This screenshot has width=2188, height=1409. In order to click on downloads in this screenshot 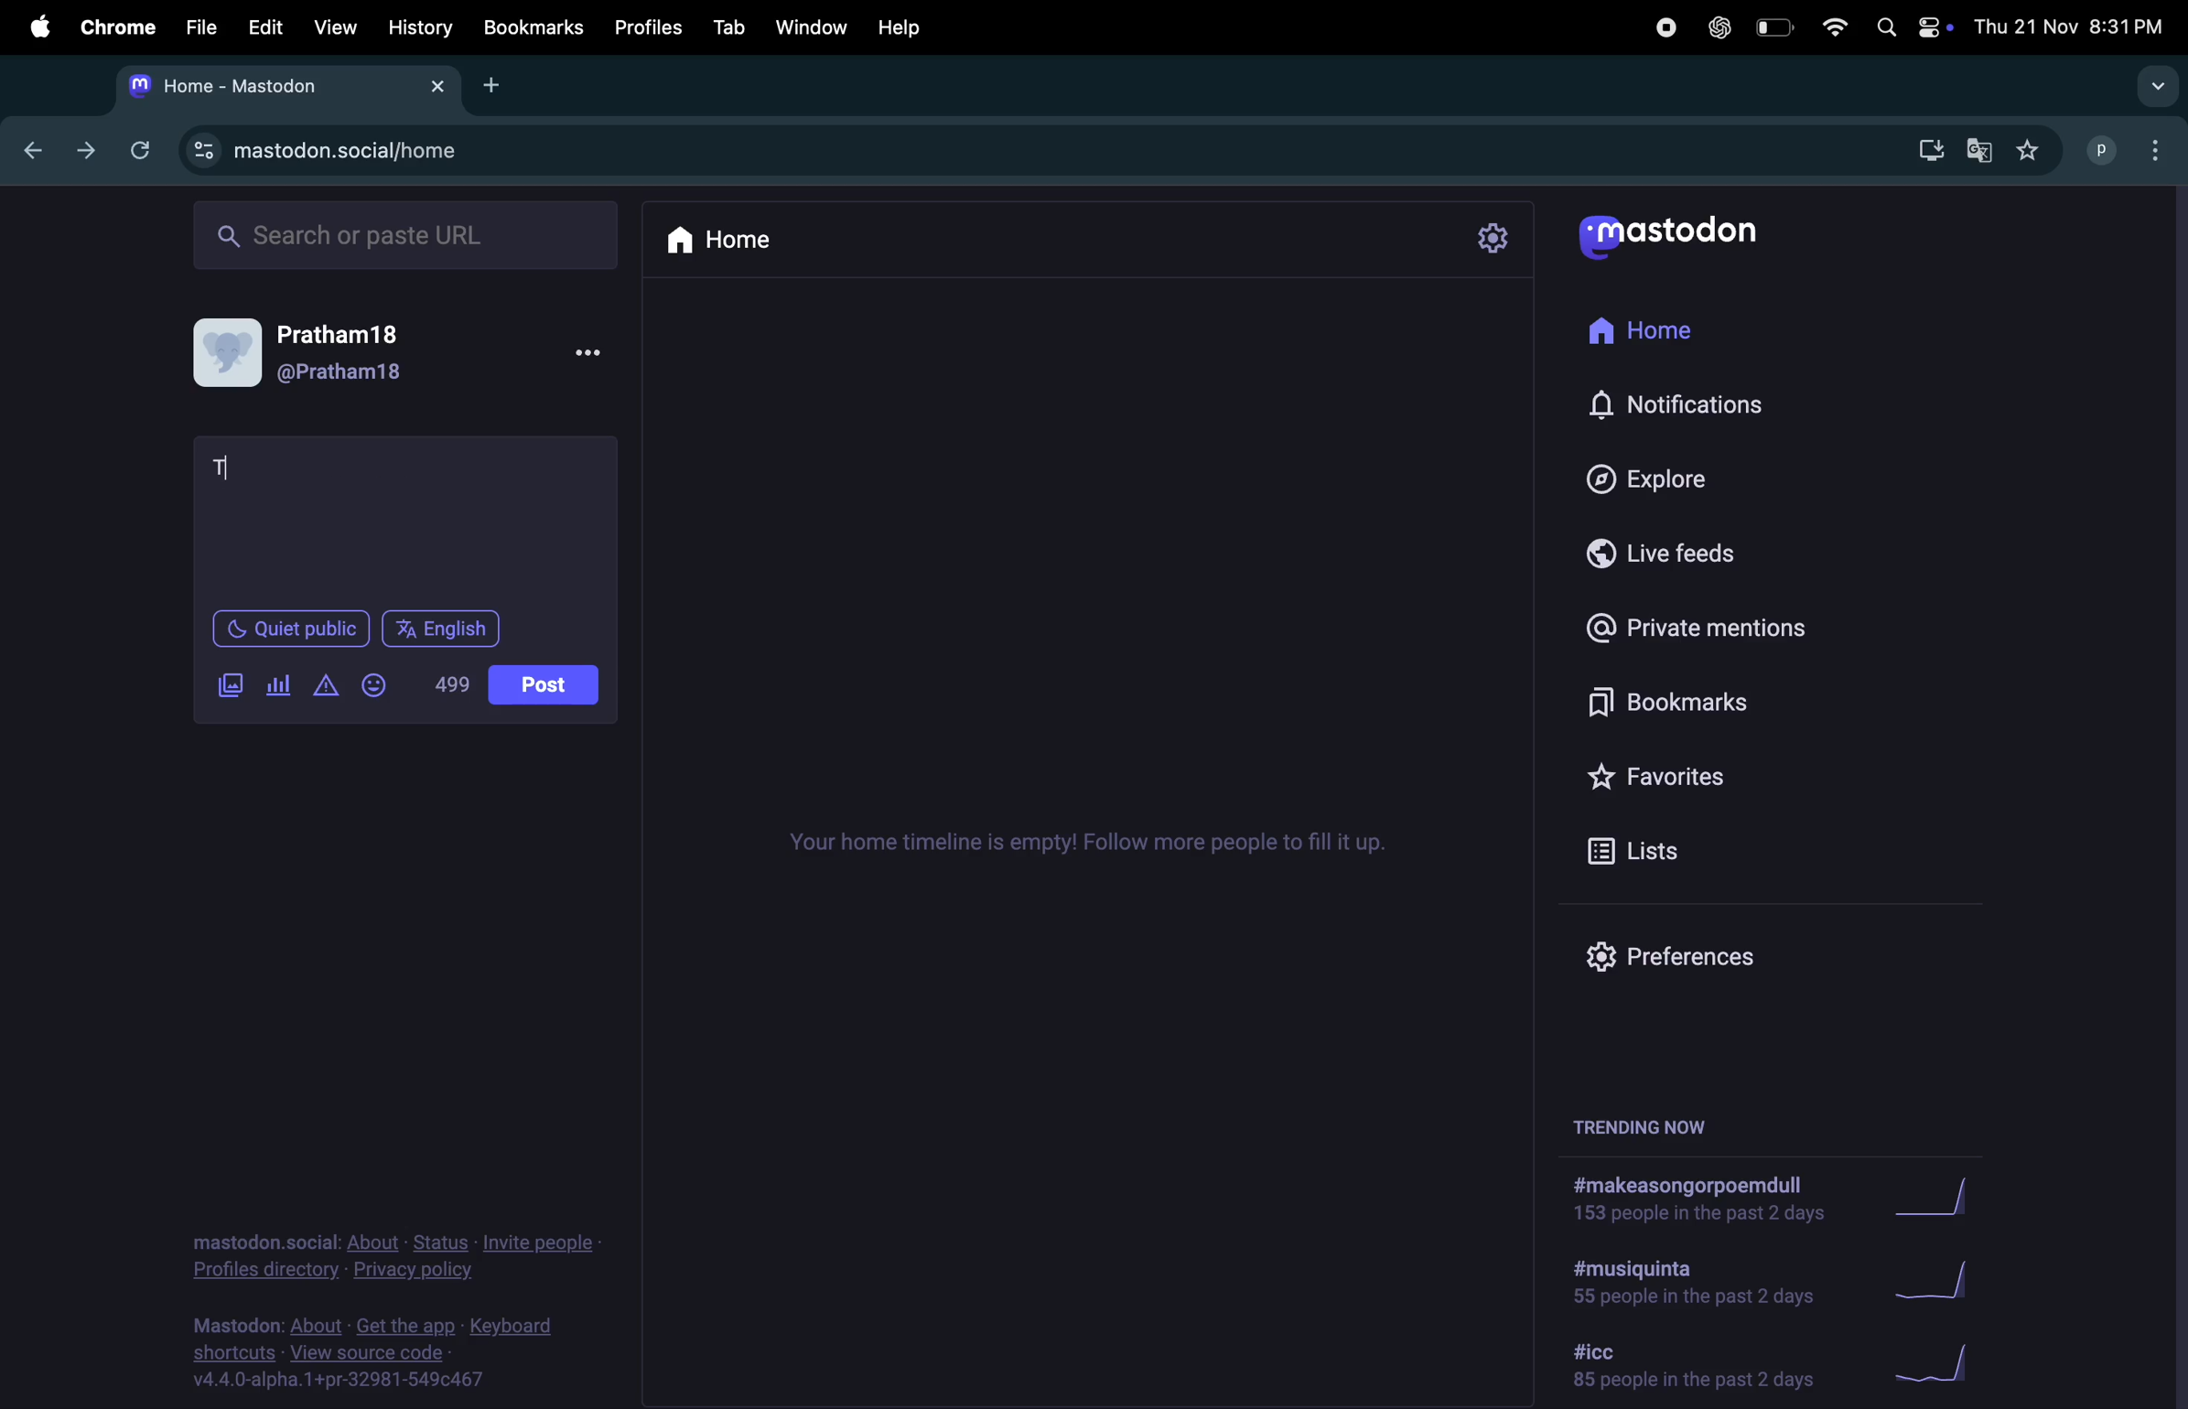, I will do `click(1924, 152)`.